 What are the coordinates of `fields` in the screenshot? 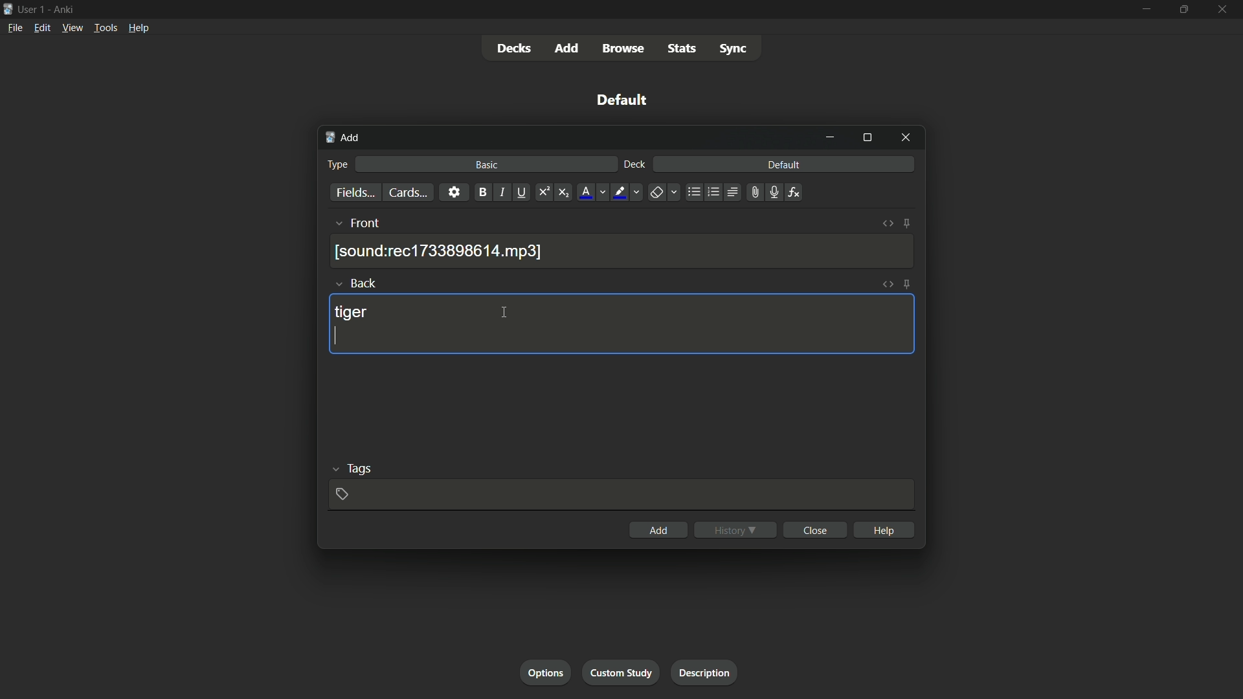 It's located at (354, 193).